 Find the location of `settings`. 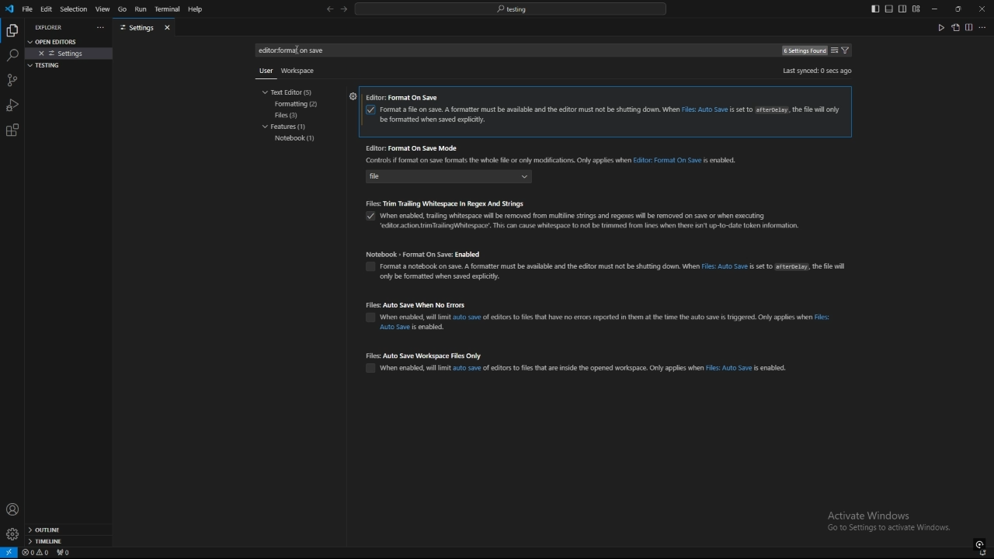

settings is located at coordinates (137, 28).